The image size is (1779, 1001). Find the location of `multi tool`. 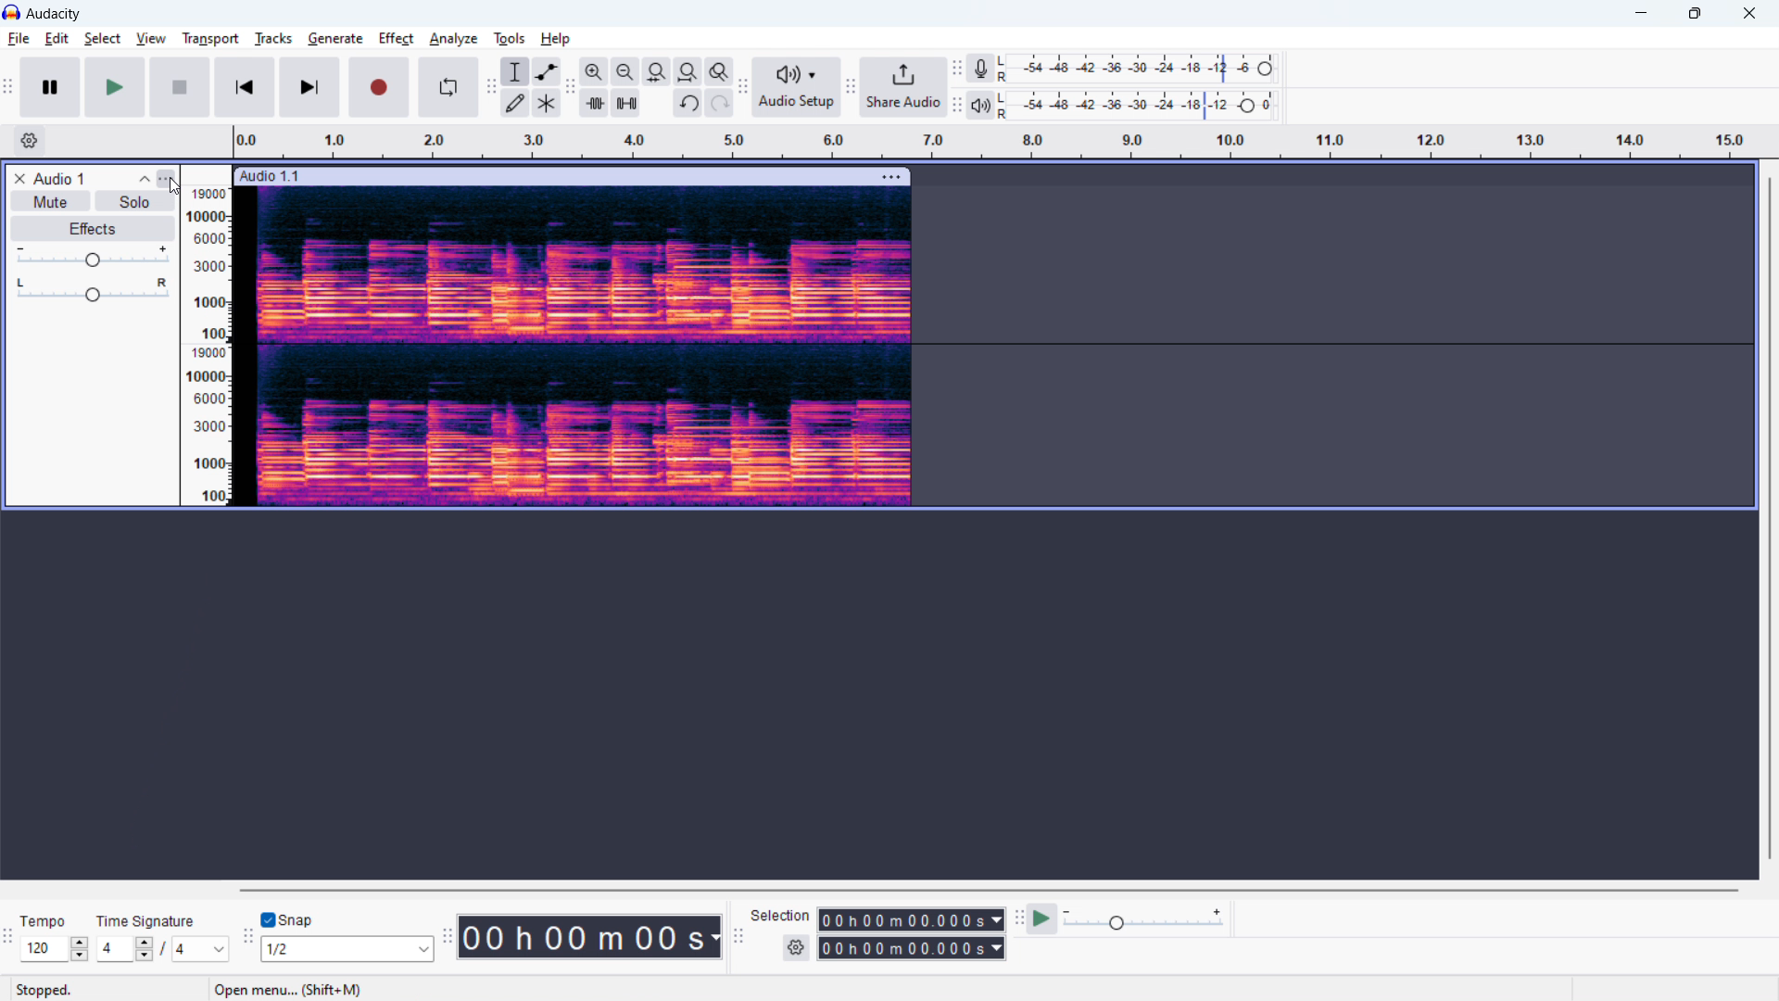

multi tool is located at coordinates (546, 103).